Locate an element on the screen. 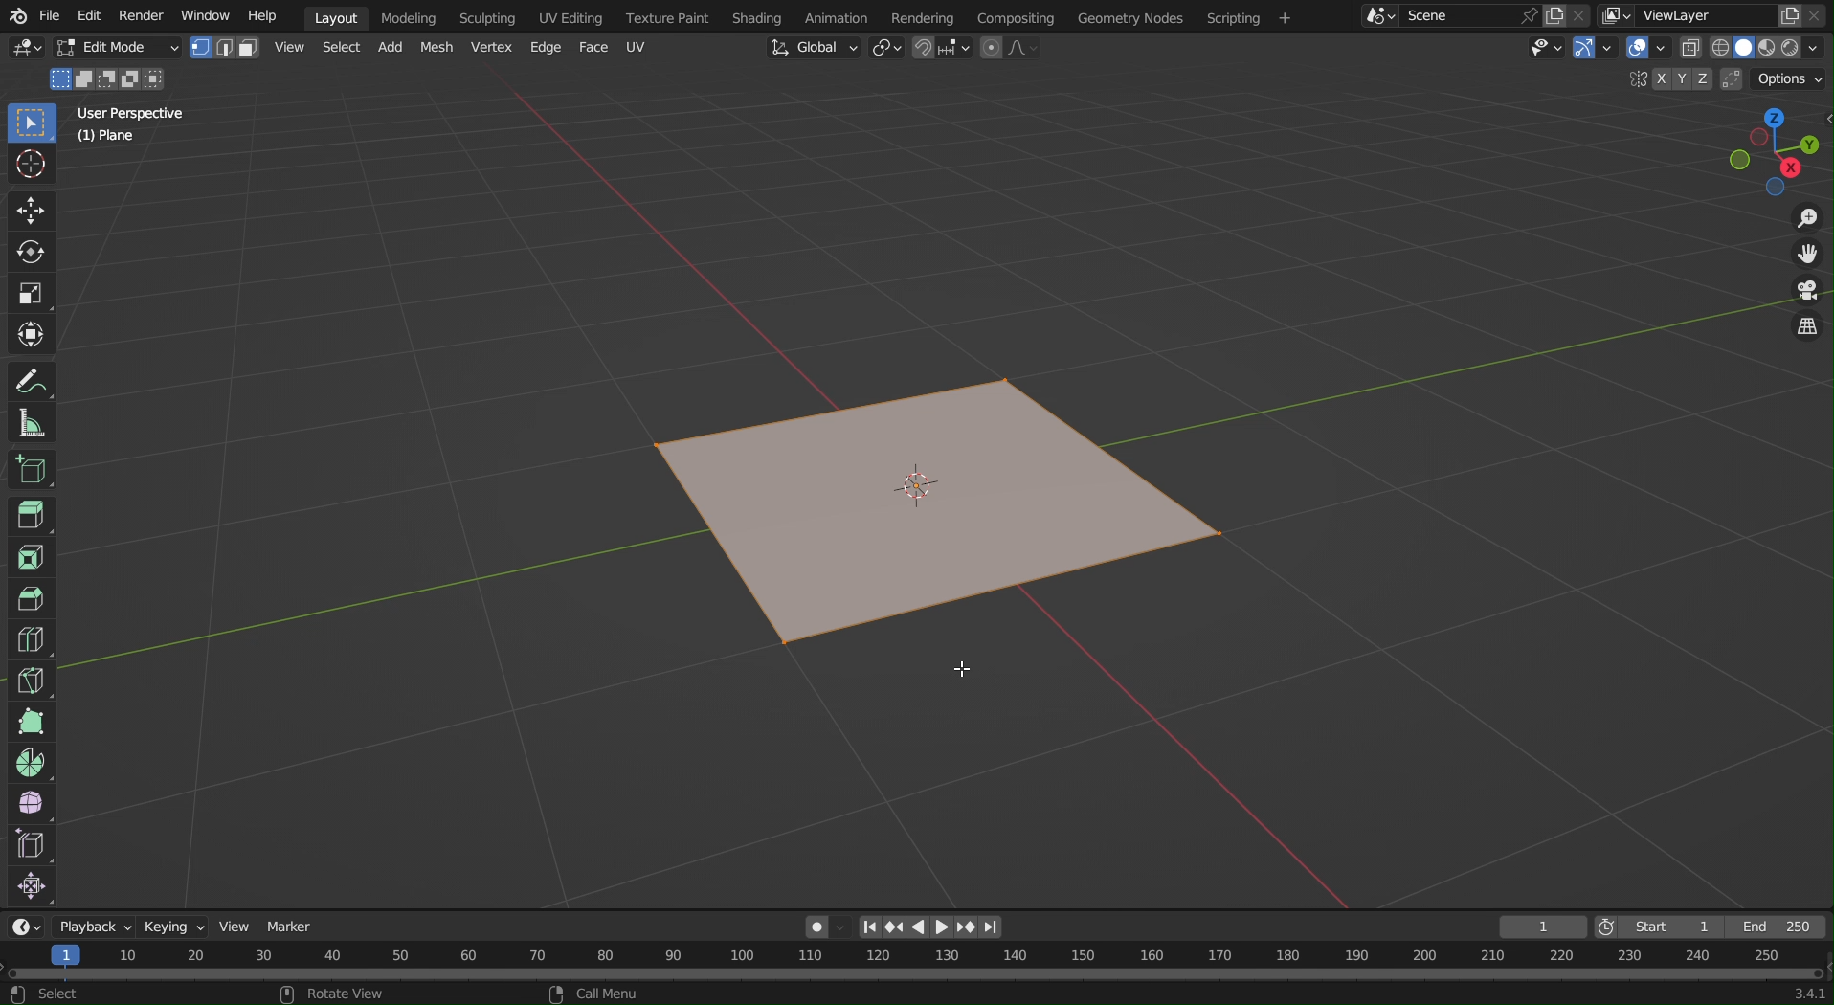 The height and width of the screenshot is (1005, 1834). Shrink/Flatten is located at coordinates (31, 888).